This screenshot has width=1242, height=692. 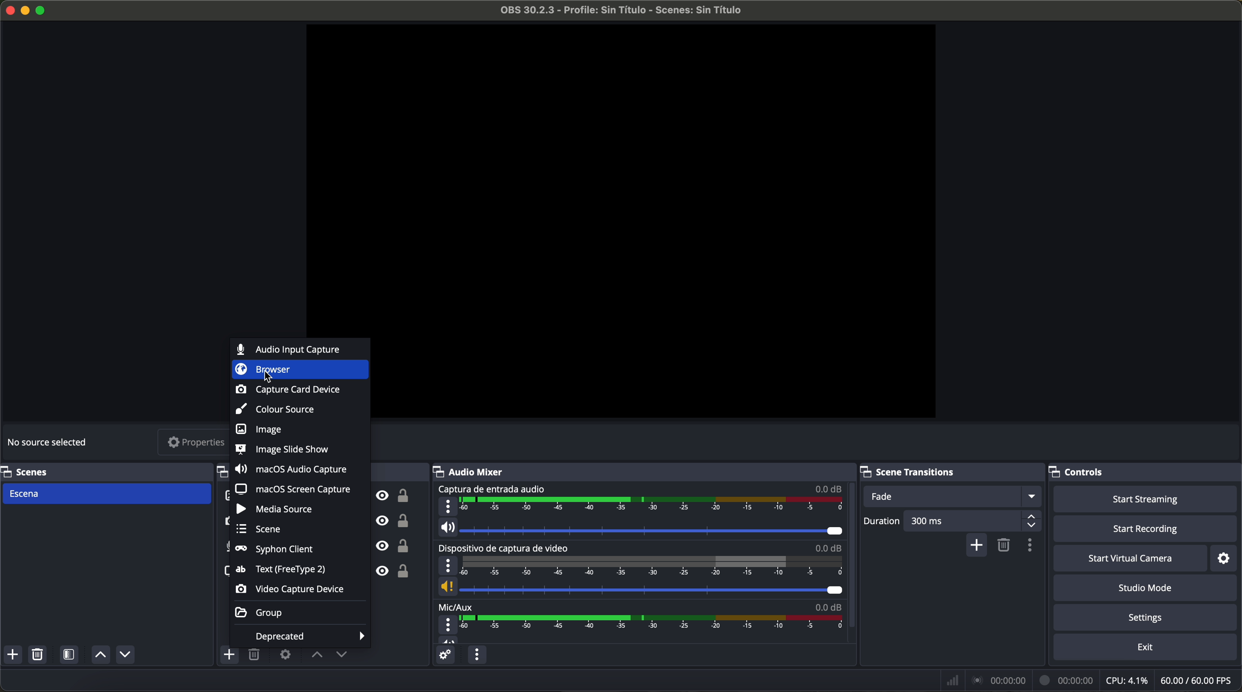 What do you see at coordinates (108, 493) in the screenshot?
I see `scene` at bounding box center [108, 493].